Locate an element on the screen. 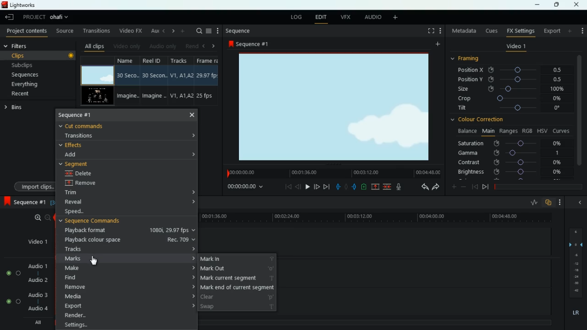  end is located at coordinates (327, 186).